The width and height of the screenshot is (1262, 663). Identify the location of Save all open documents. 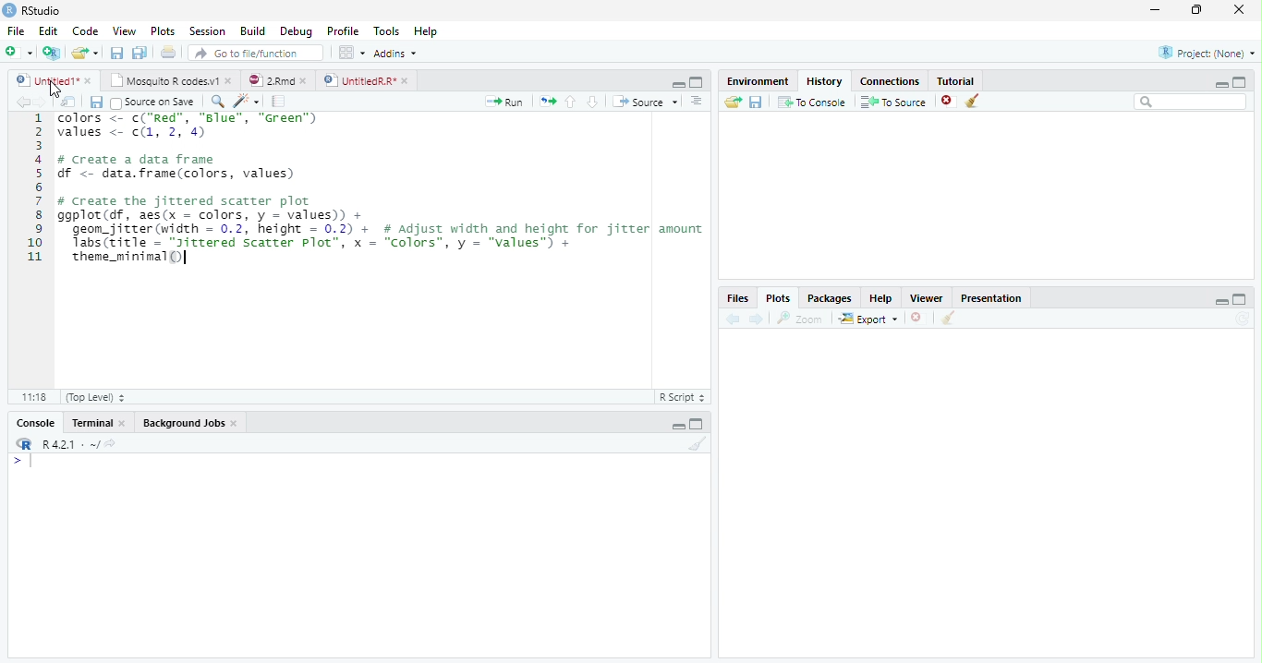
(140, 53).